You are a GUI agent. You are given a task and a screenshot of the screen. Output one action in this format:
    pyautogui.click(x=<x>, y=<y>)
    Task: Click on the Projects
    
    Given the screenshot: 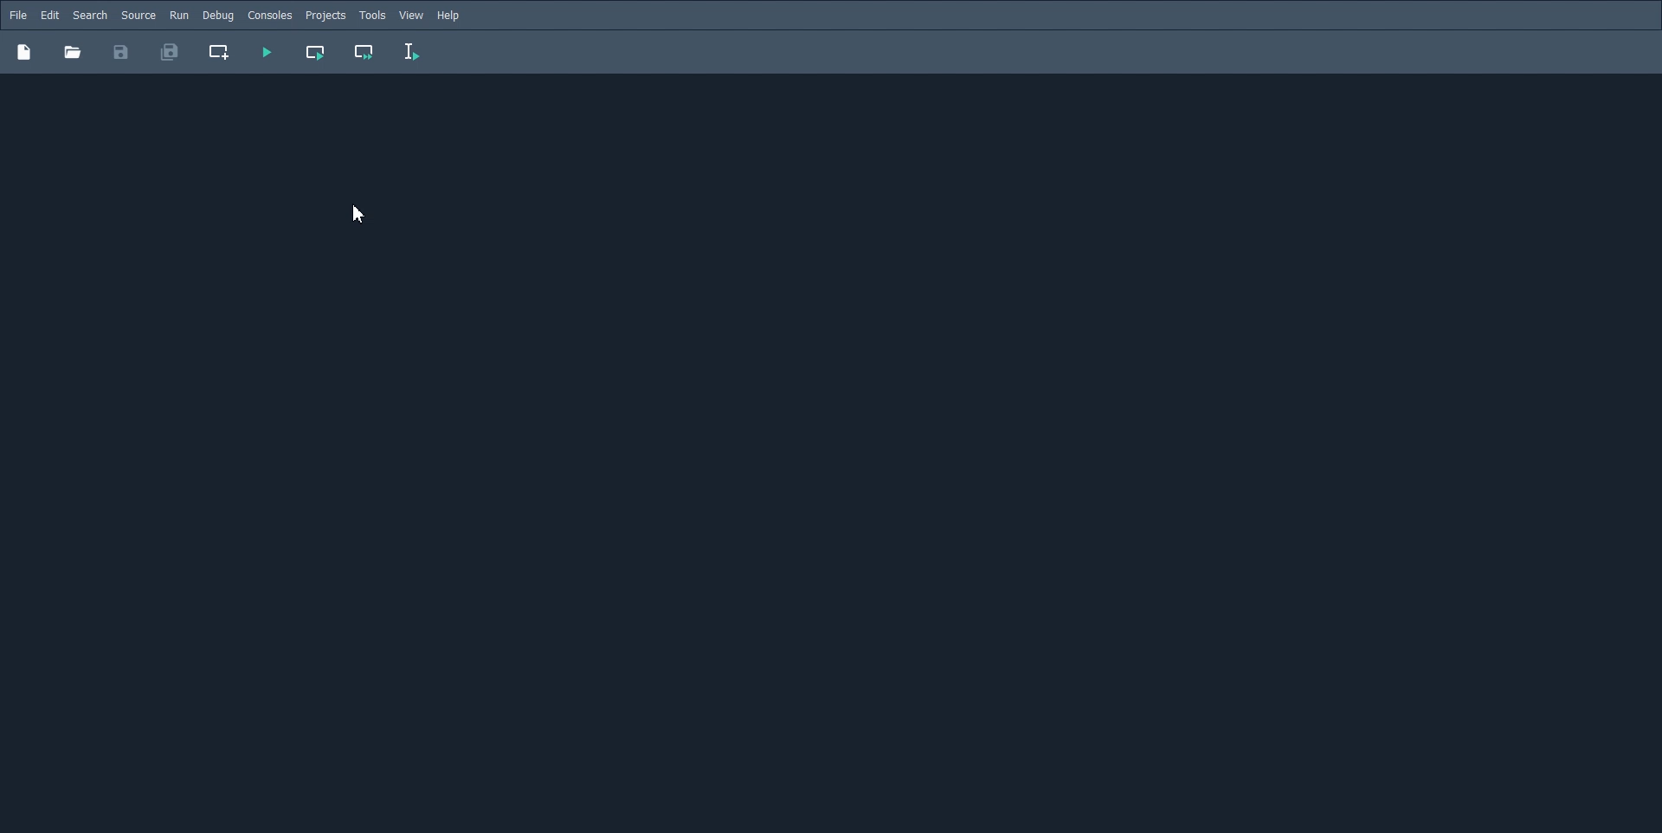 What is the action you would take?
    pyautogui.click(x=325, y=16)
    